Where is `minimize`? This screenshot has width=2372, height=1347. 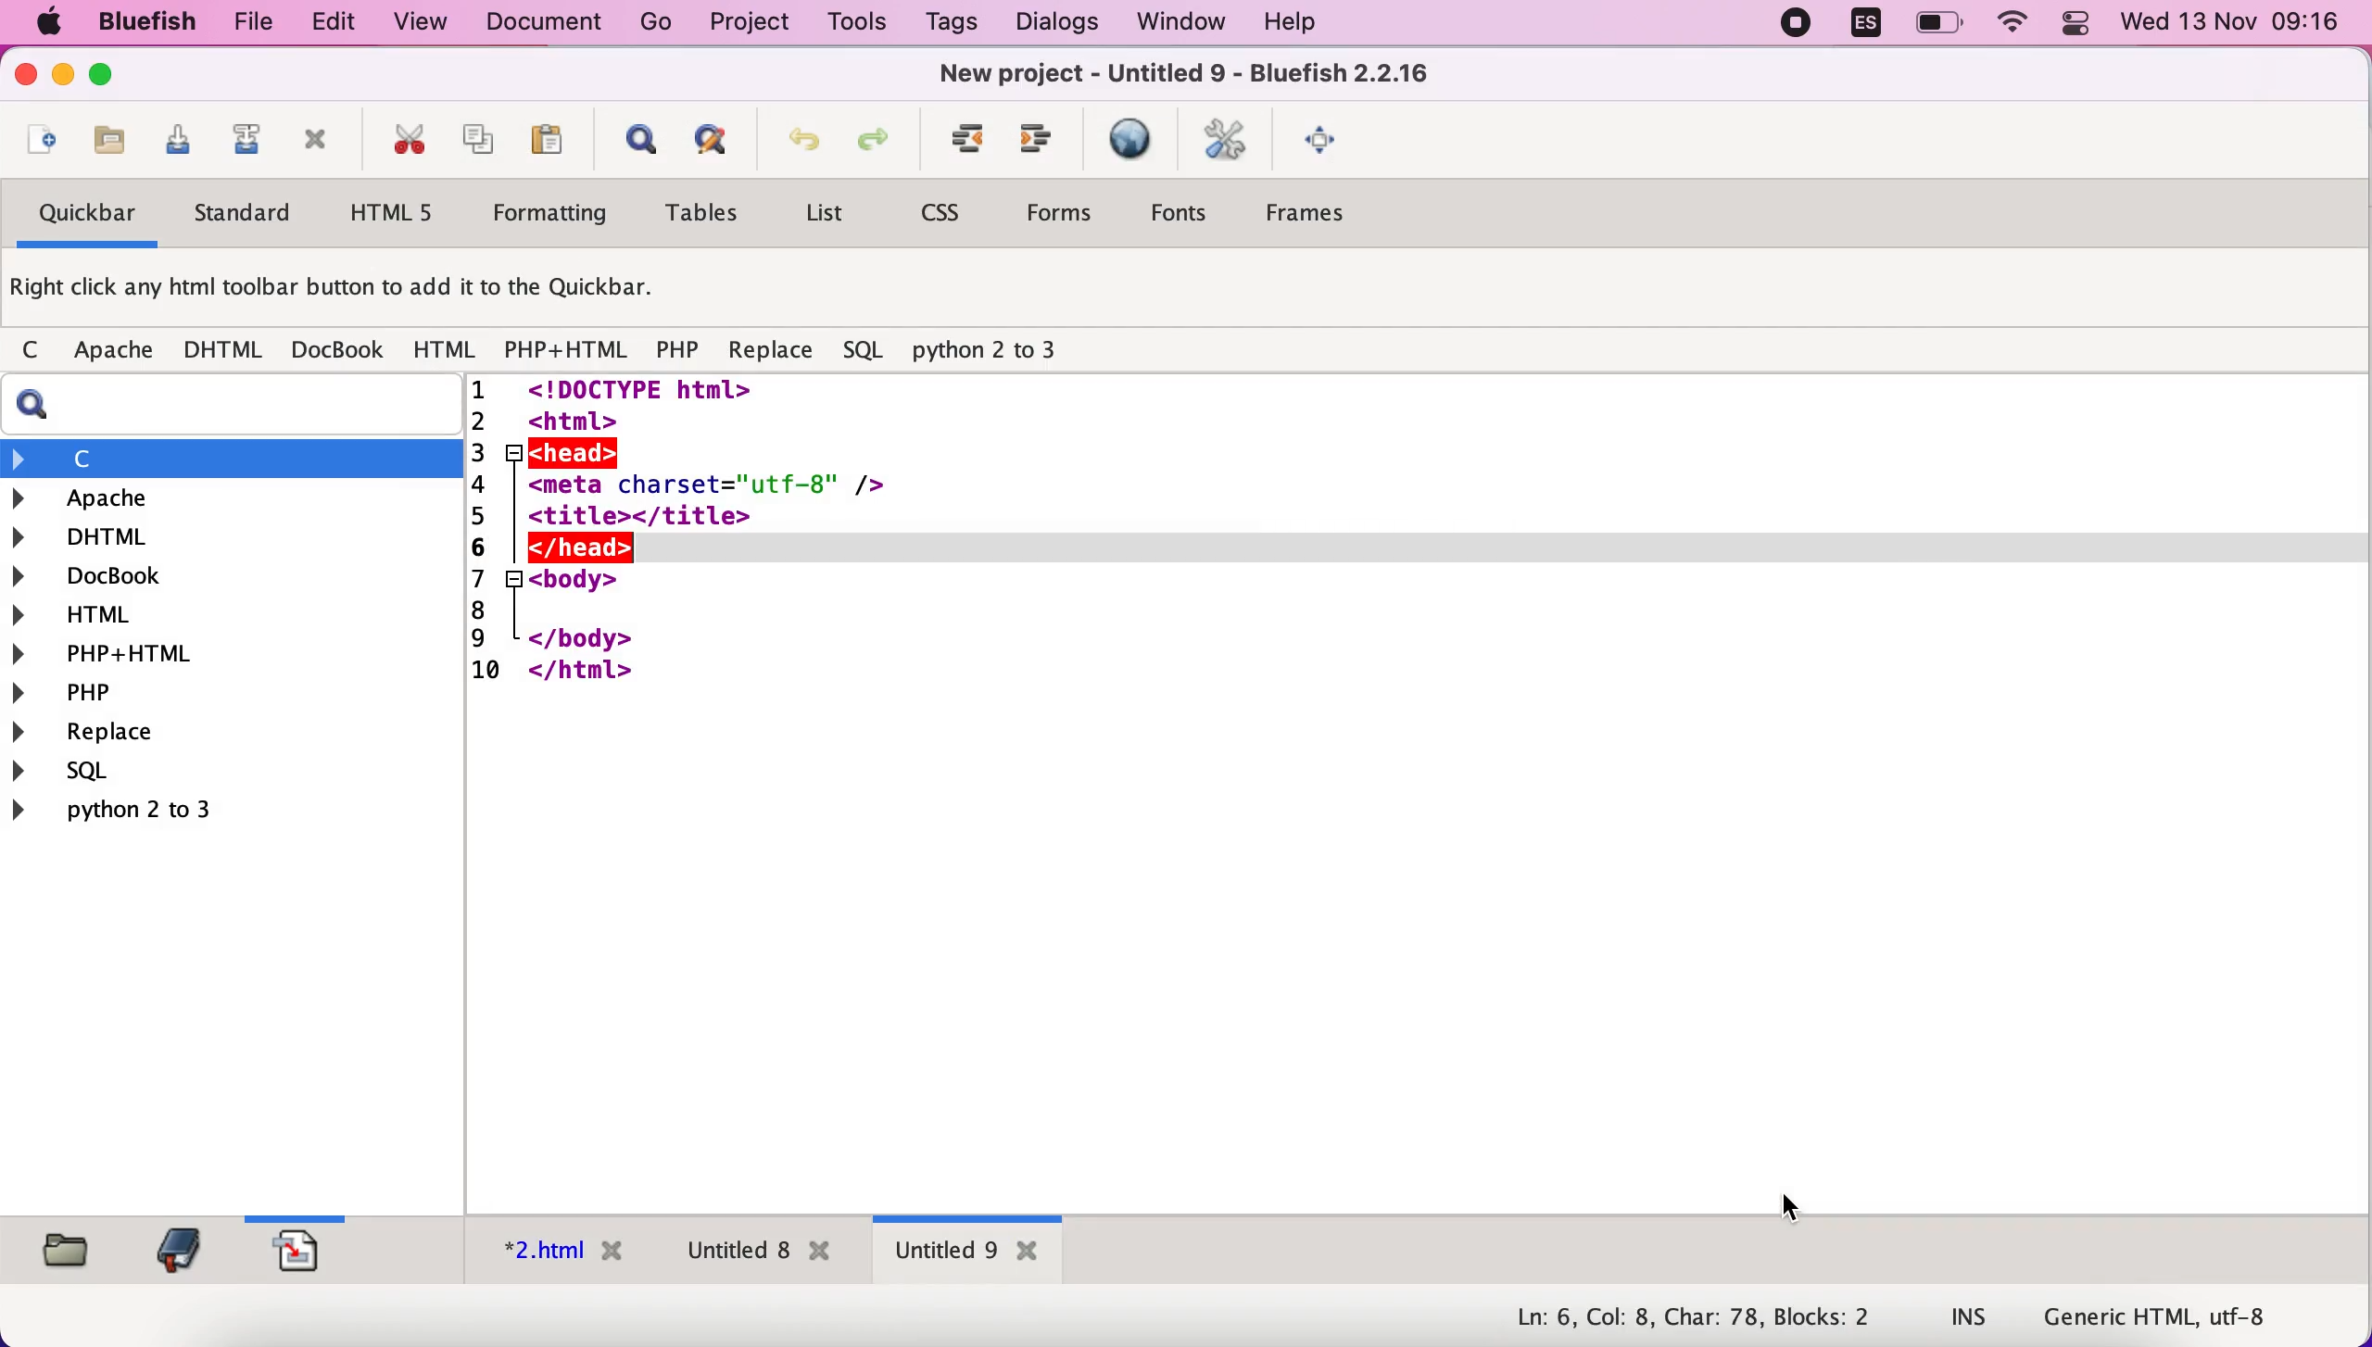 minimize is located at coordinates (64, 79).